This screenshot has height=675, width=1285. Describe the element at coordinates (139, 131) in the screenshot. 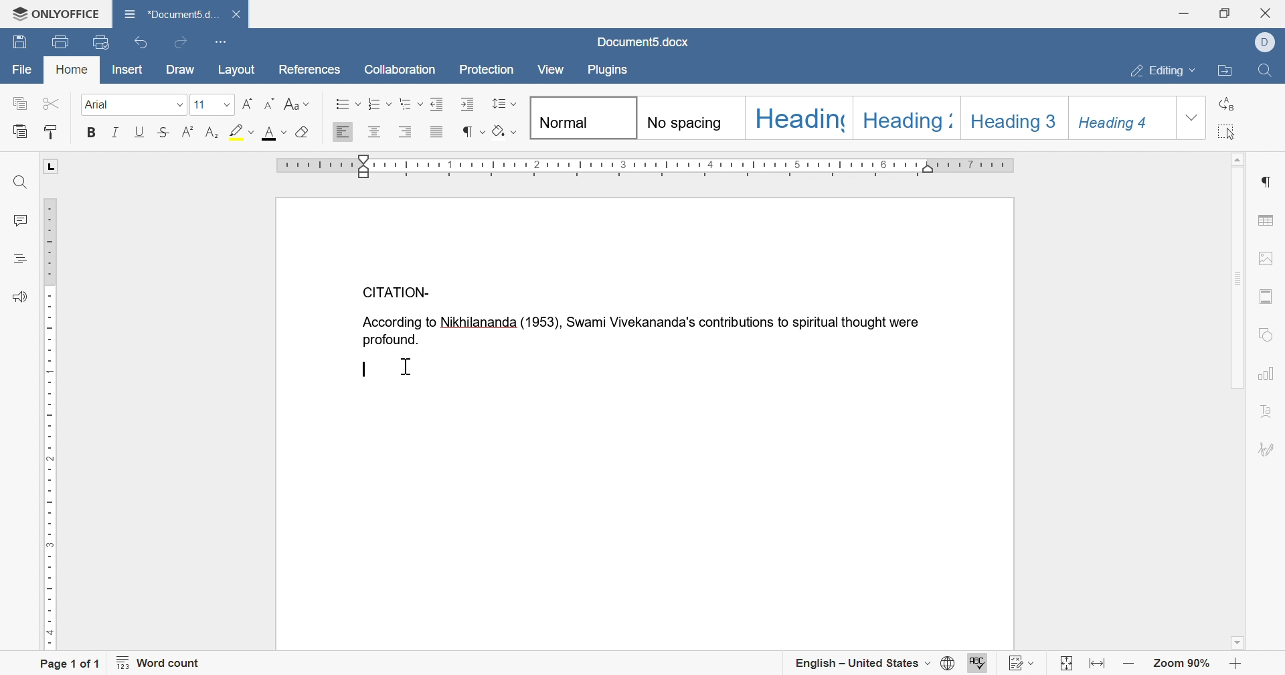

I see `underline` at that location.